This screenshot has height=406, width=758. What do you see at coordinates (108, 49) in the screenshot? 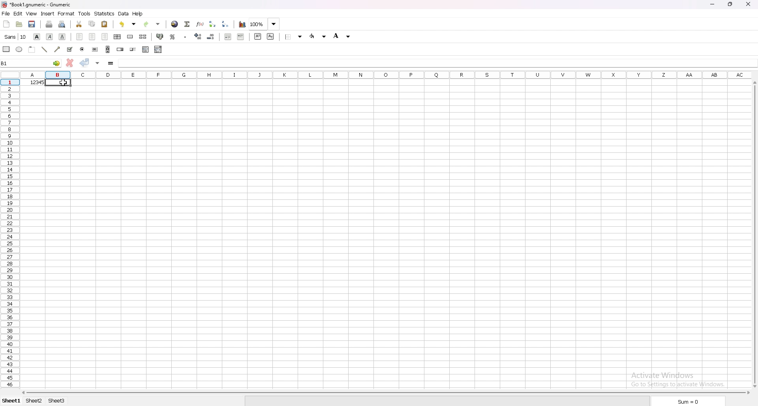
I see `scroll bar` at bounding box center [108, 49].